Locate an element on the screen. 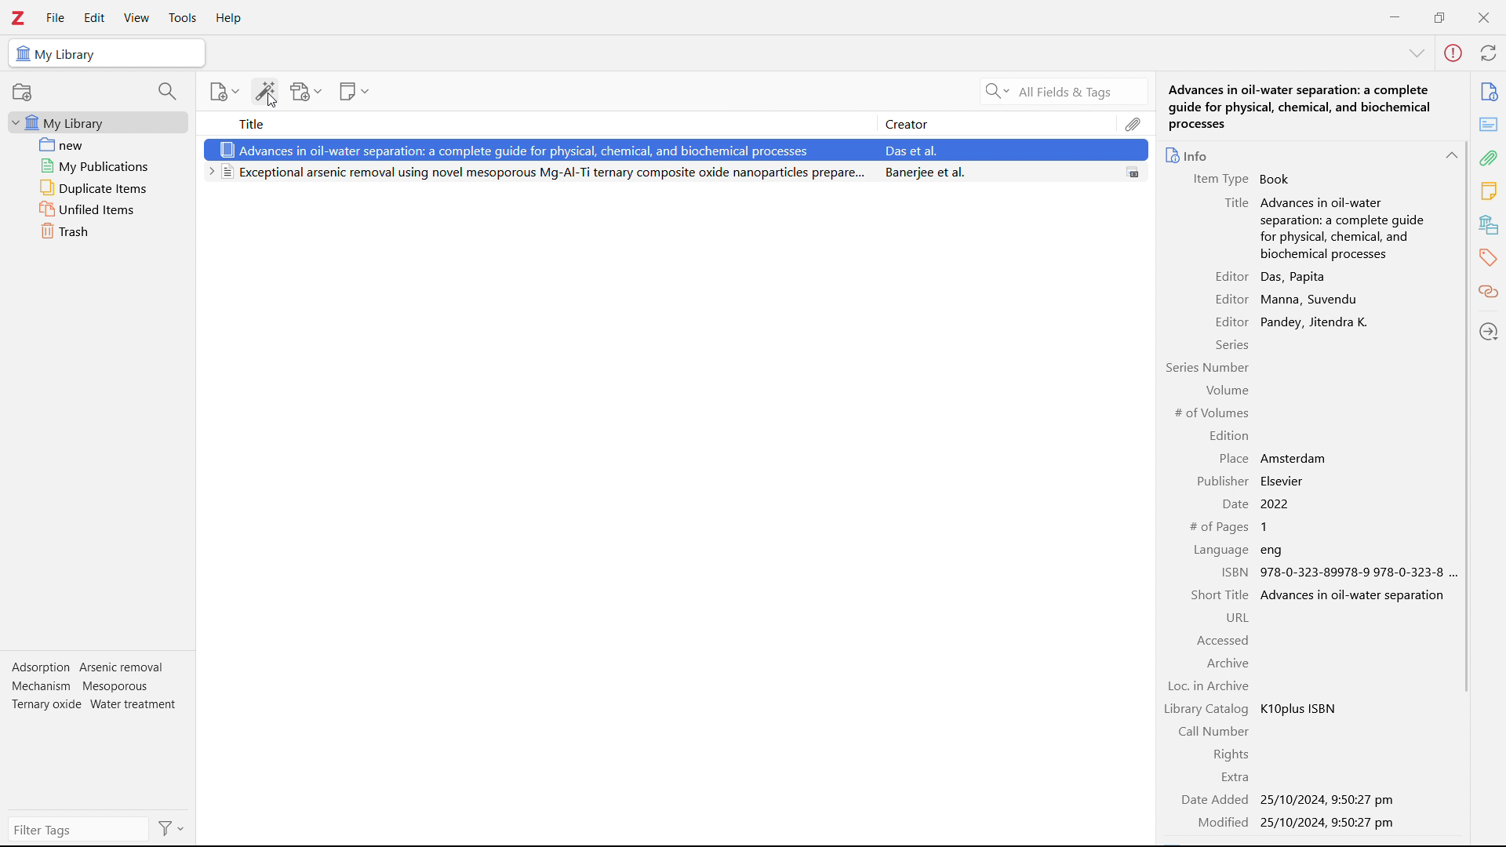 Image resolution: width=1506 pixels, height=847 pixels. add items by identifiers is located at coordinates (265, 91).